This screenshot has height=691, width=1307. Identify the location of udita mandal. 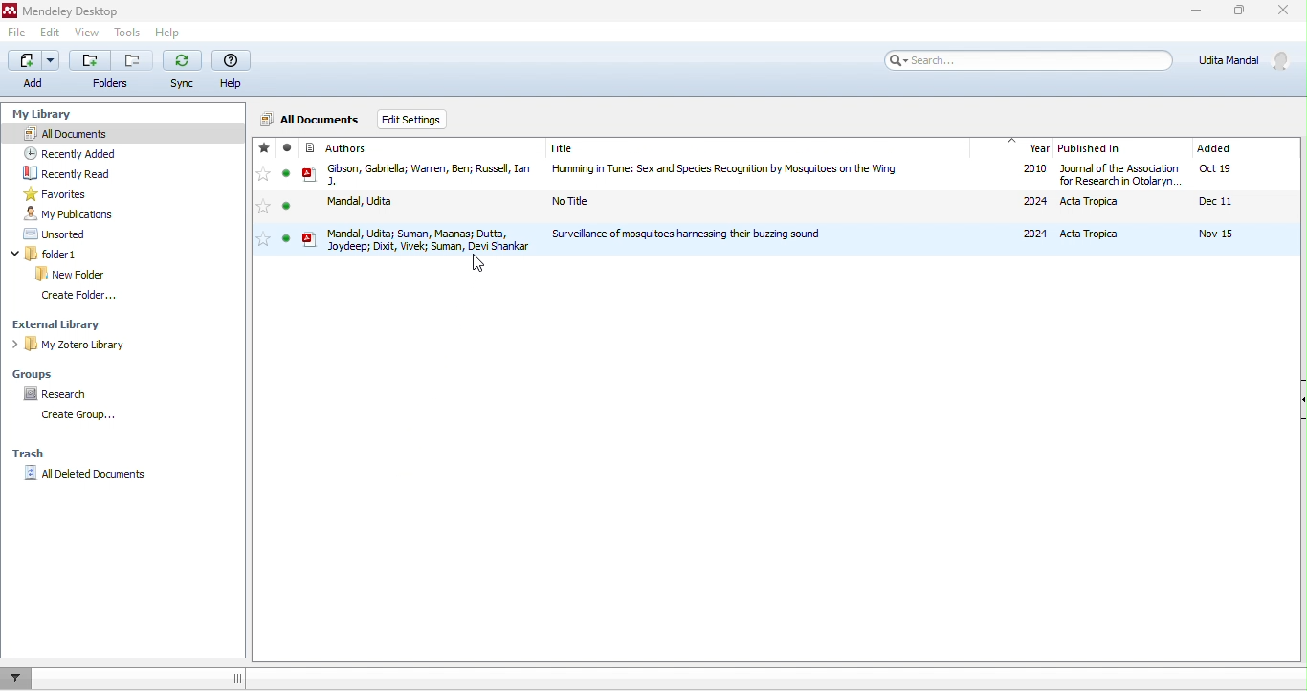
(1240, 60).